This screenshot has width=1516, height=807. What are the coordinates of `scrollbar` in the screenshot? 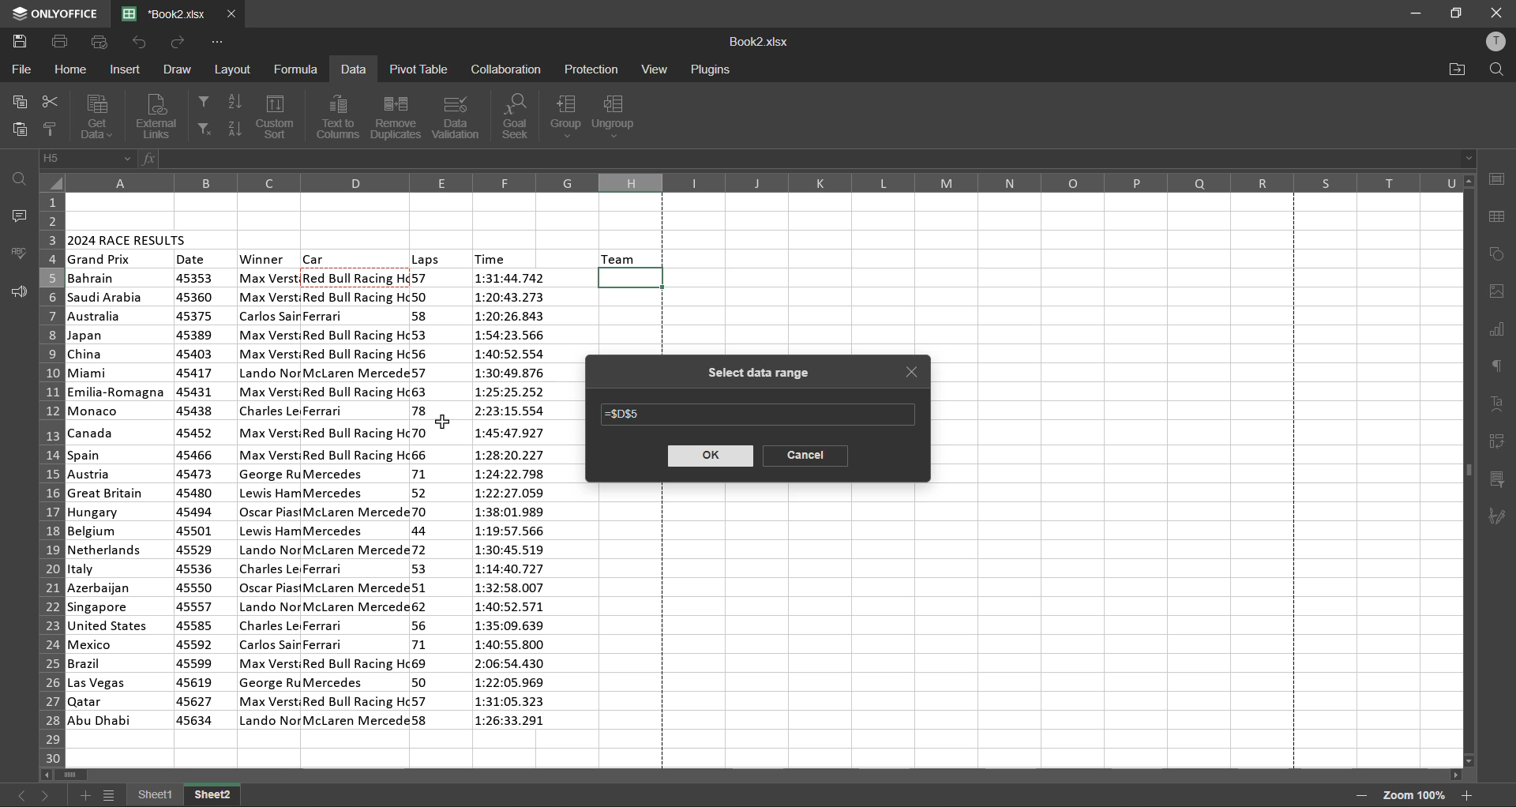 It's located at (1469, 471).